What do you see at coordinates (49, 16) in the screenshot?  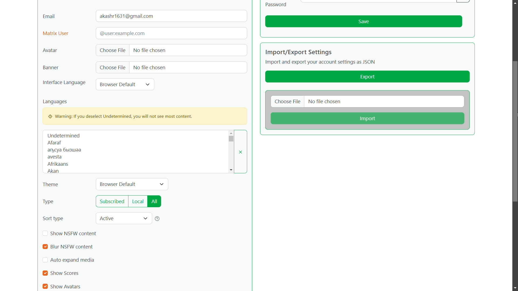 I see `email` at bounding box center [49, 16].